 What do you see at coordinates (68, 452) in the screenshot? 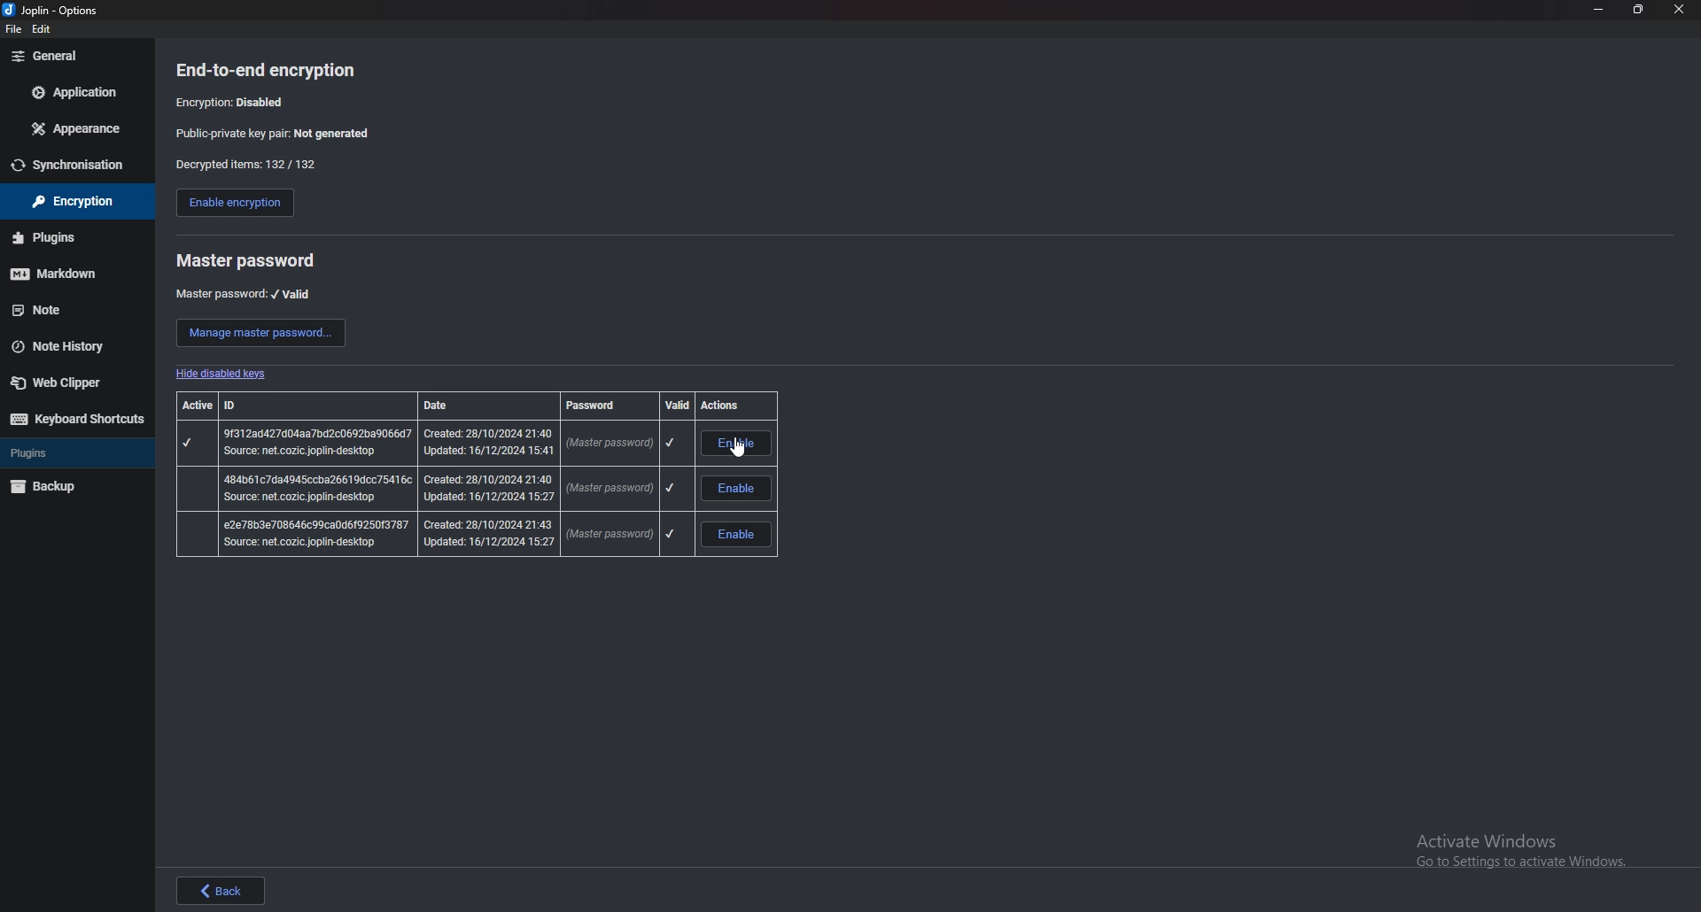
I see `plugins` at bounding box center [68, 452].